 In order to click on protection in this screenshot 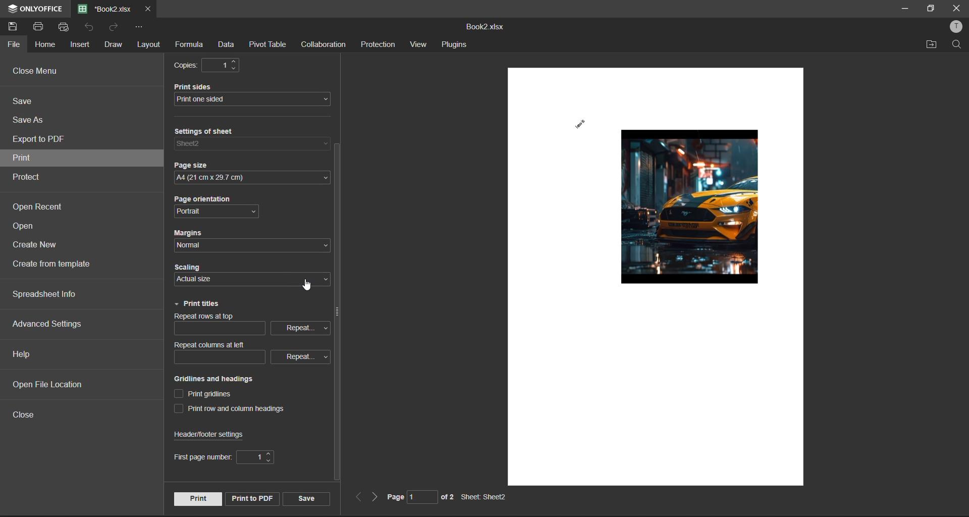, I will do `click(380, 44)`.